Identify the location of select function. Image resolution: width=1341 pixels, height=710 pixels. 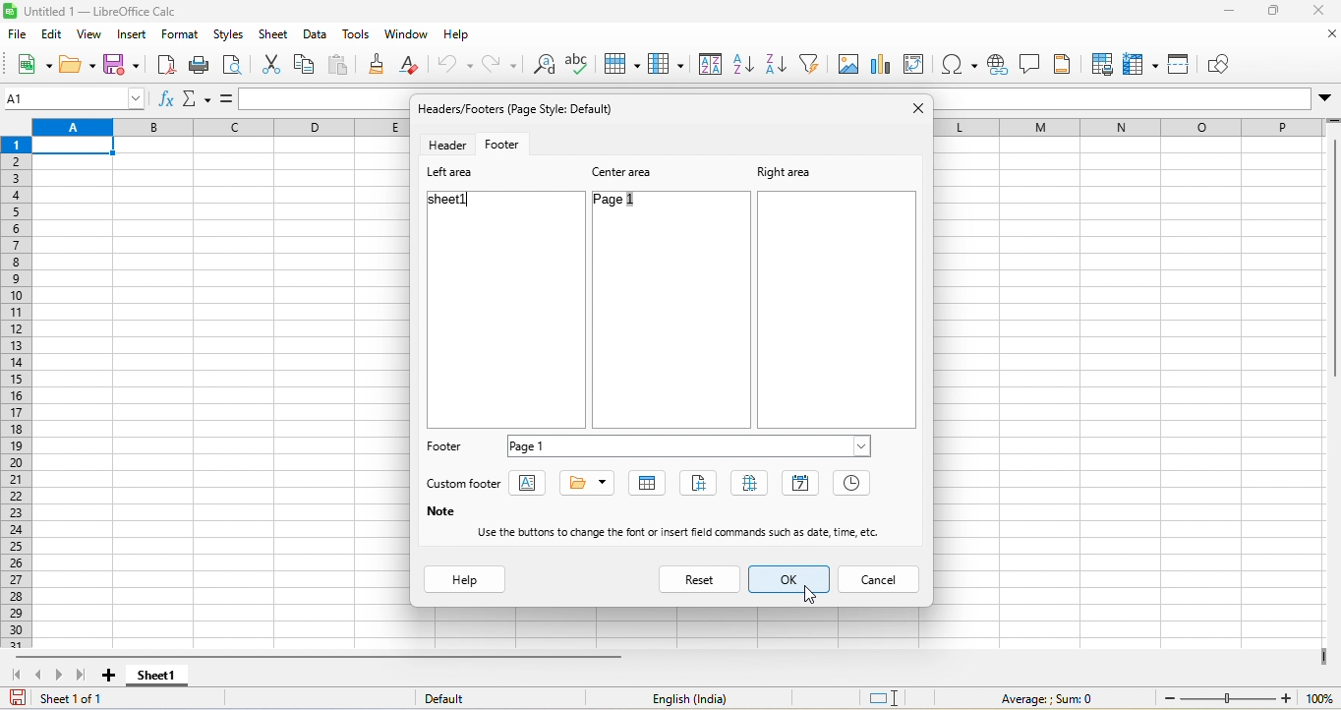
(200, 99).